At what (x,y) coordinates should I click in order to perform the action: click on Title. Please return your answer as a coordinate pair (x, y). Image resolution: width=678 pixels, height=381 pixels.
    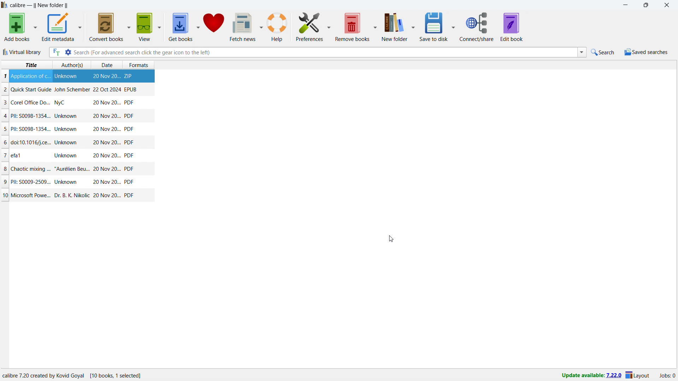
    Looking at the image, I should click on (17, 155).